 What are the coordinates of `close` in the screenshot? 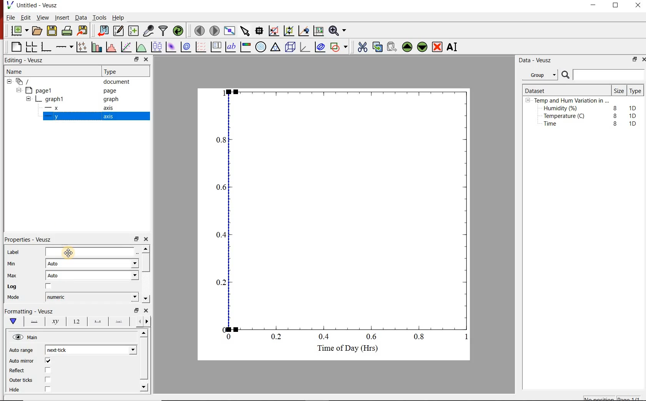 It's located at (148, 239).